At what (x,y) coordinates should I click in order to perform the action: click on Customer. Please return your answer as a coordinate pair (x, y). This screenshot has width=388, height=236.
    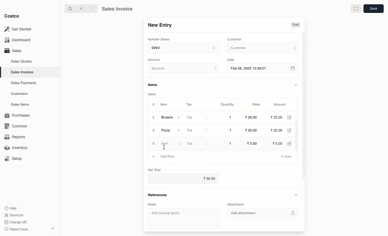
    Looking at the image, I should click on (262, 48).